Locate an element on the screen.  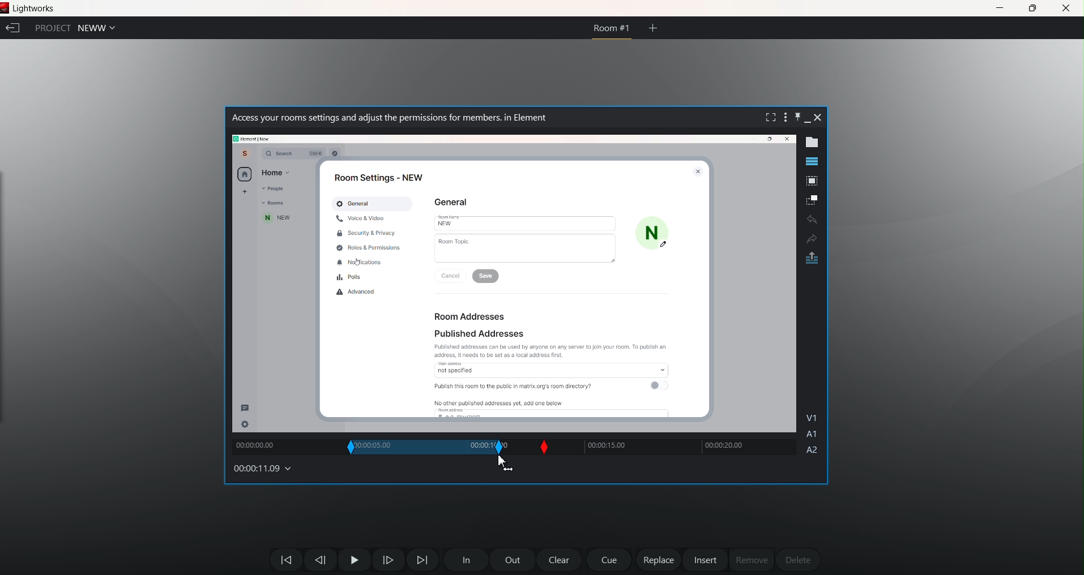
Advanced is located at coordinates (359, 291).